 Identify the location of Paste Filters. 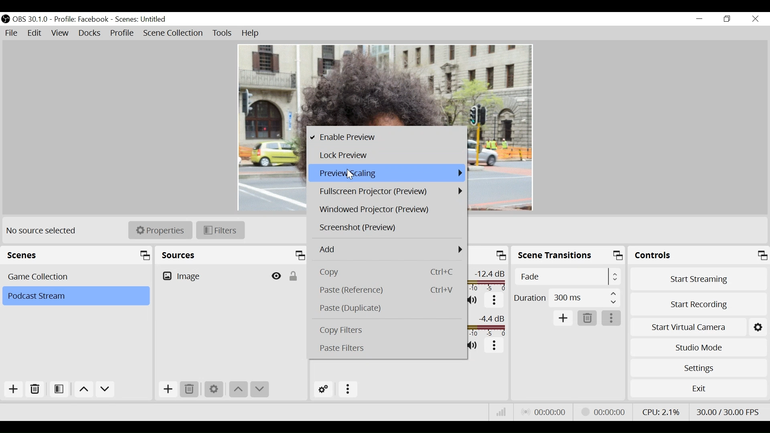
(387, 348).